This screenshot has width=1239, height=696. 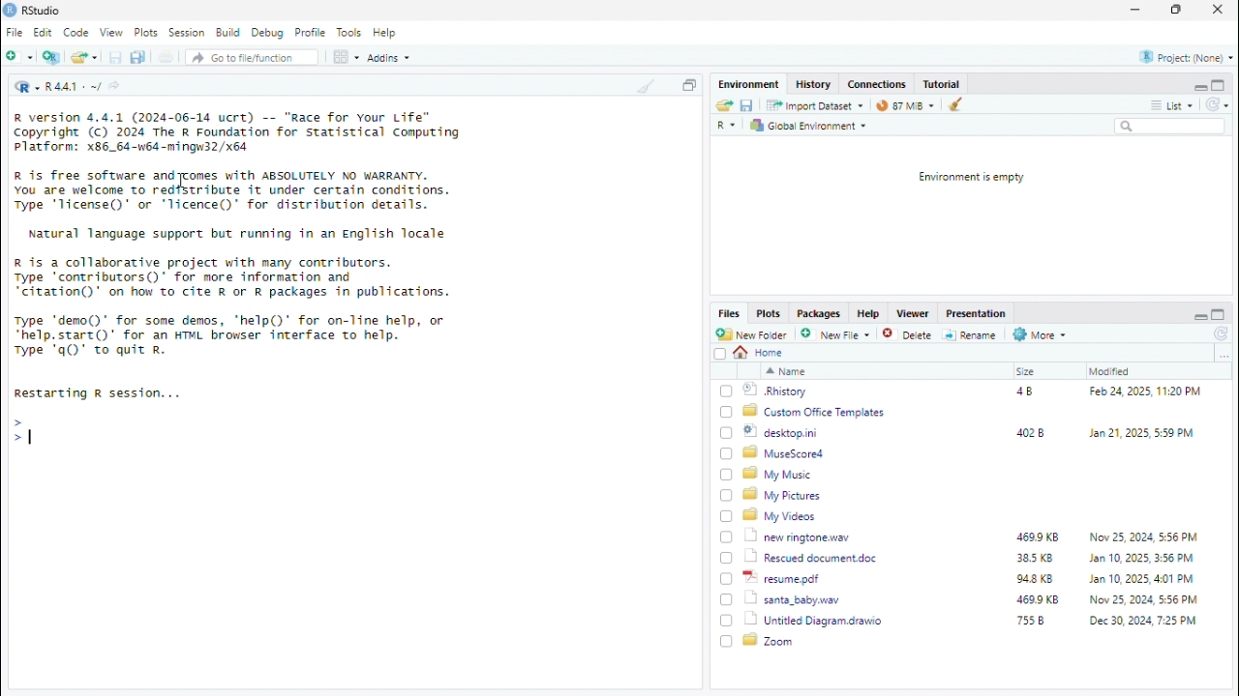 I want to click on Connections, so click(x=878, y=83).